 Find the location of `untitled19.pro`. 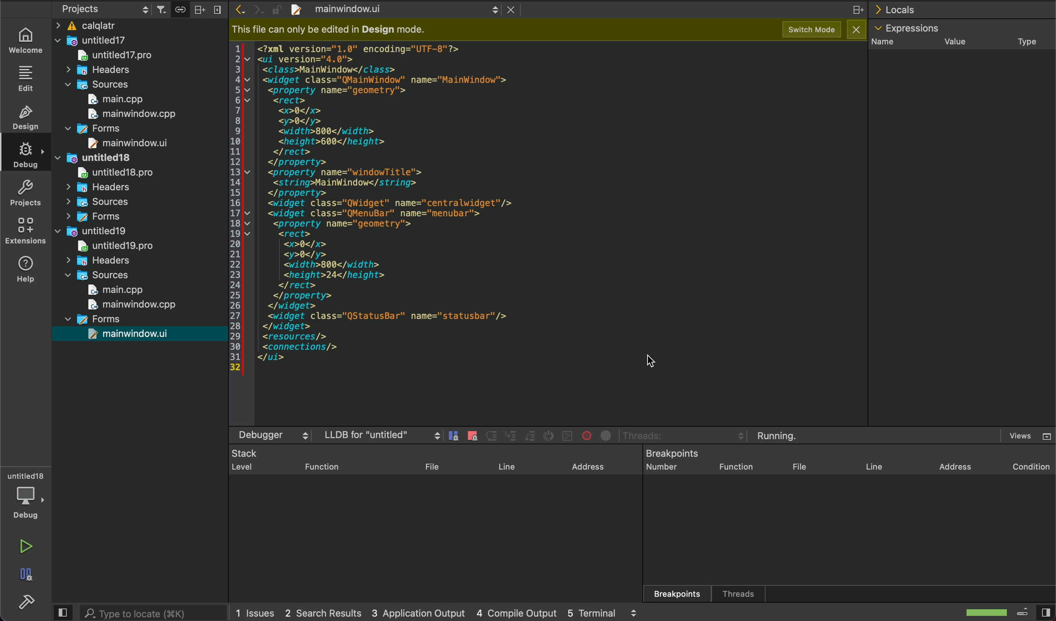

untitled19.pro is located at coordinates (127, 245).